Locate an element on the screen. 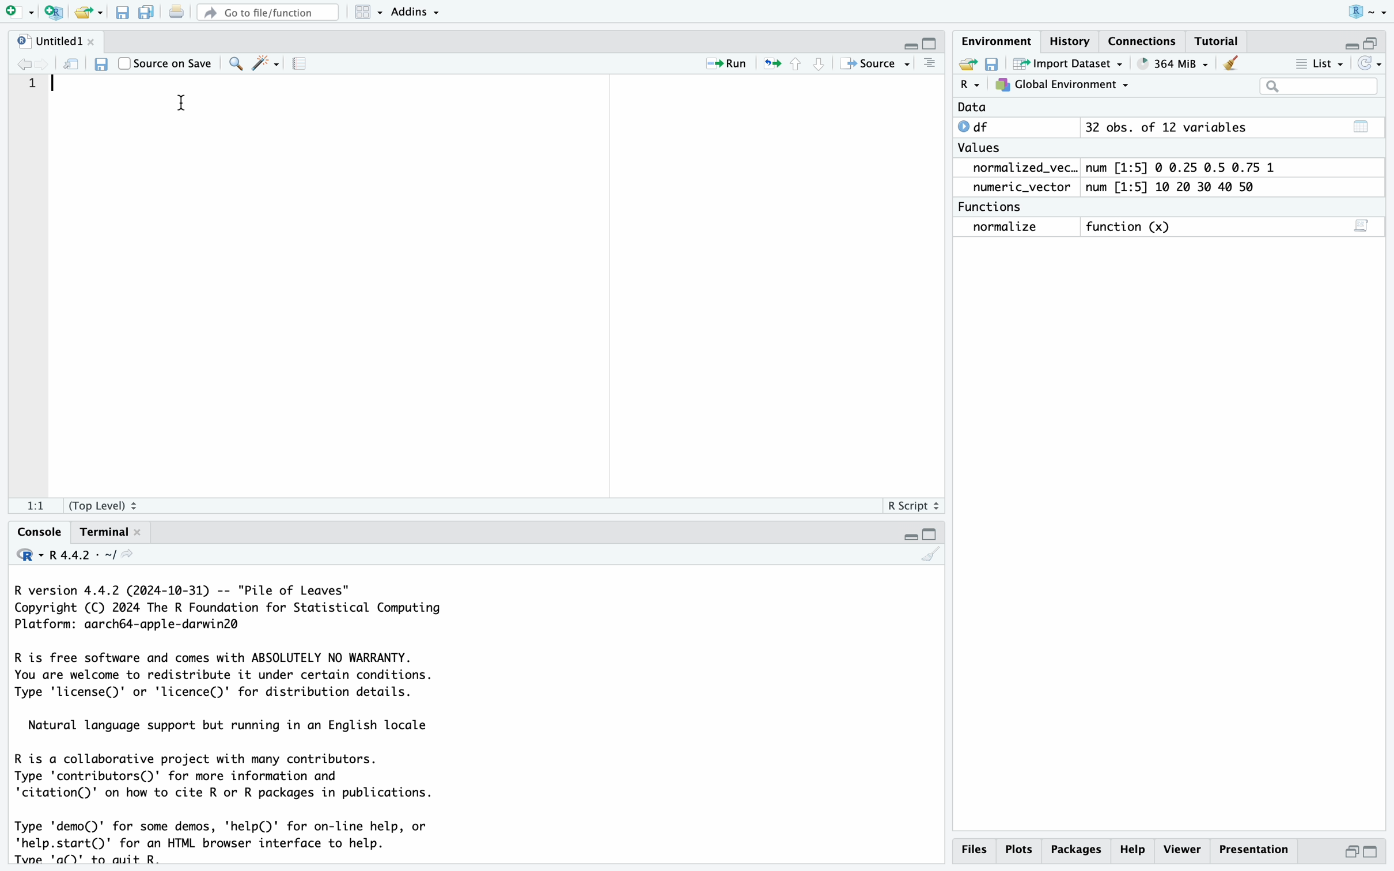  num [1:5] 10 20 30 40 50  is located at coordinates (1176, 188).